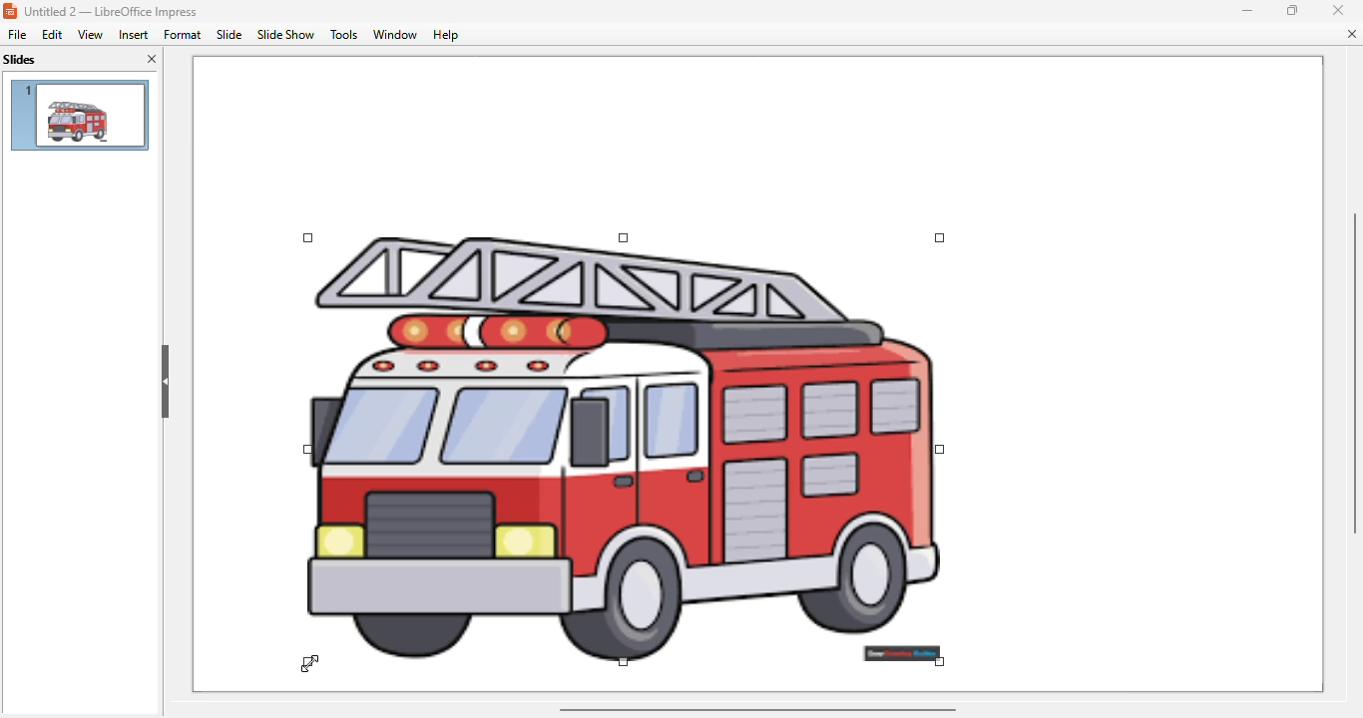 The image size is (1363, 718). Describe the element at coordinates (939, 237) in the screenshot. I see `corner handles` at that location.